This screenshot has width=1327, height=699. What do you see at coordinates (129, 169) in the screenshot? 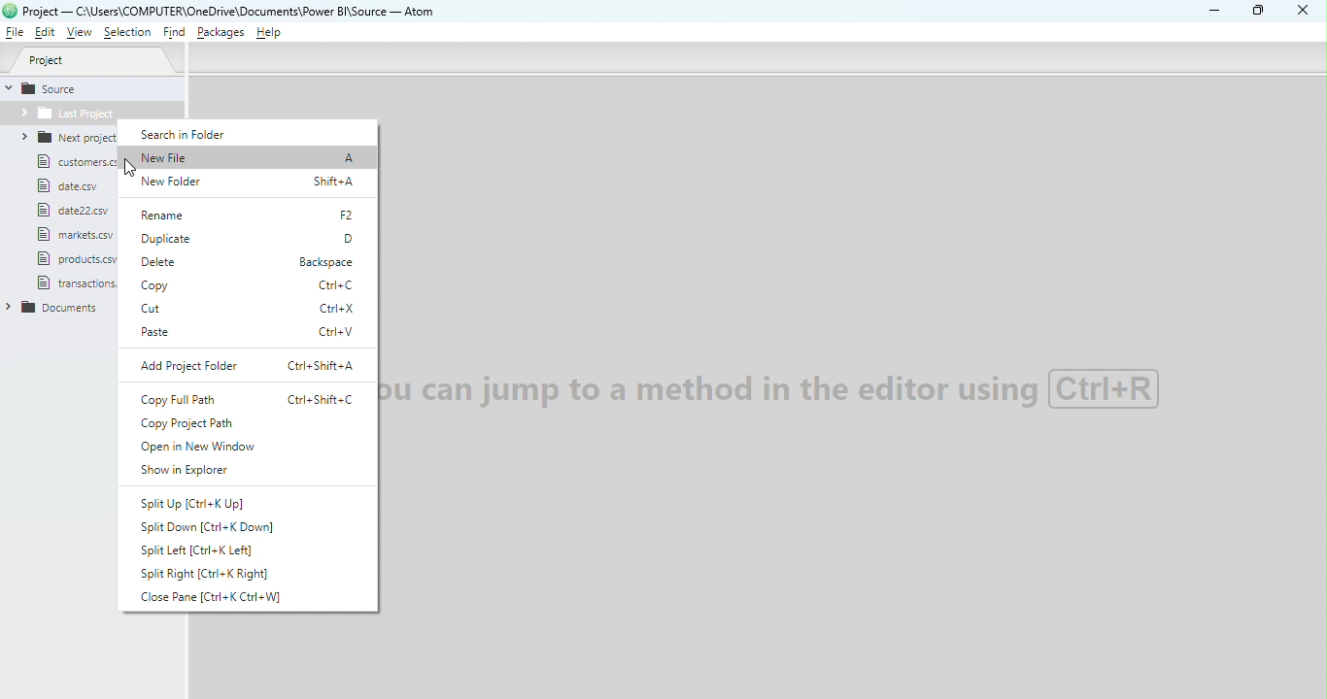
I see `cursor` at bounding box center [129, 169].